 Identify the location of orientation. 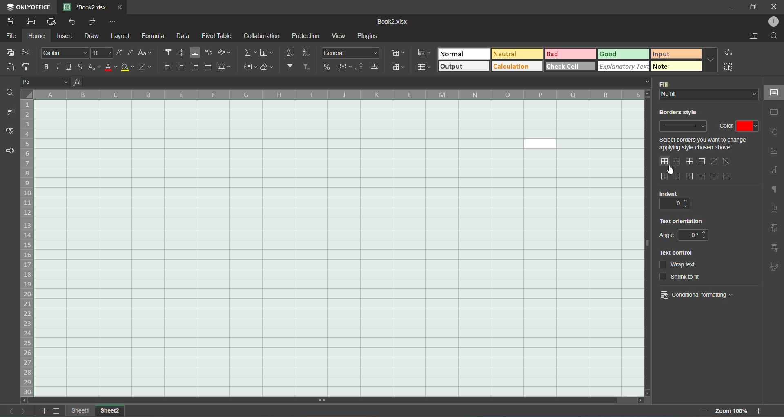
(224, 53).